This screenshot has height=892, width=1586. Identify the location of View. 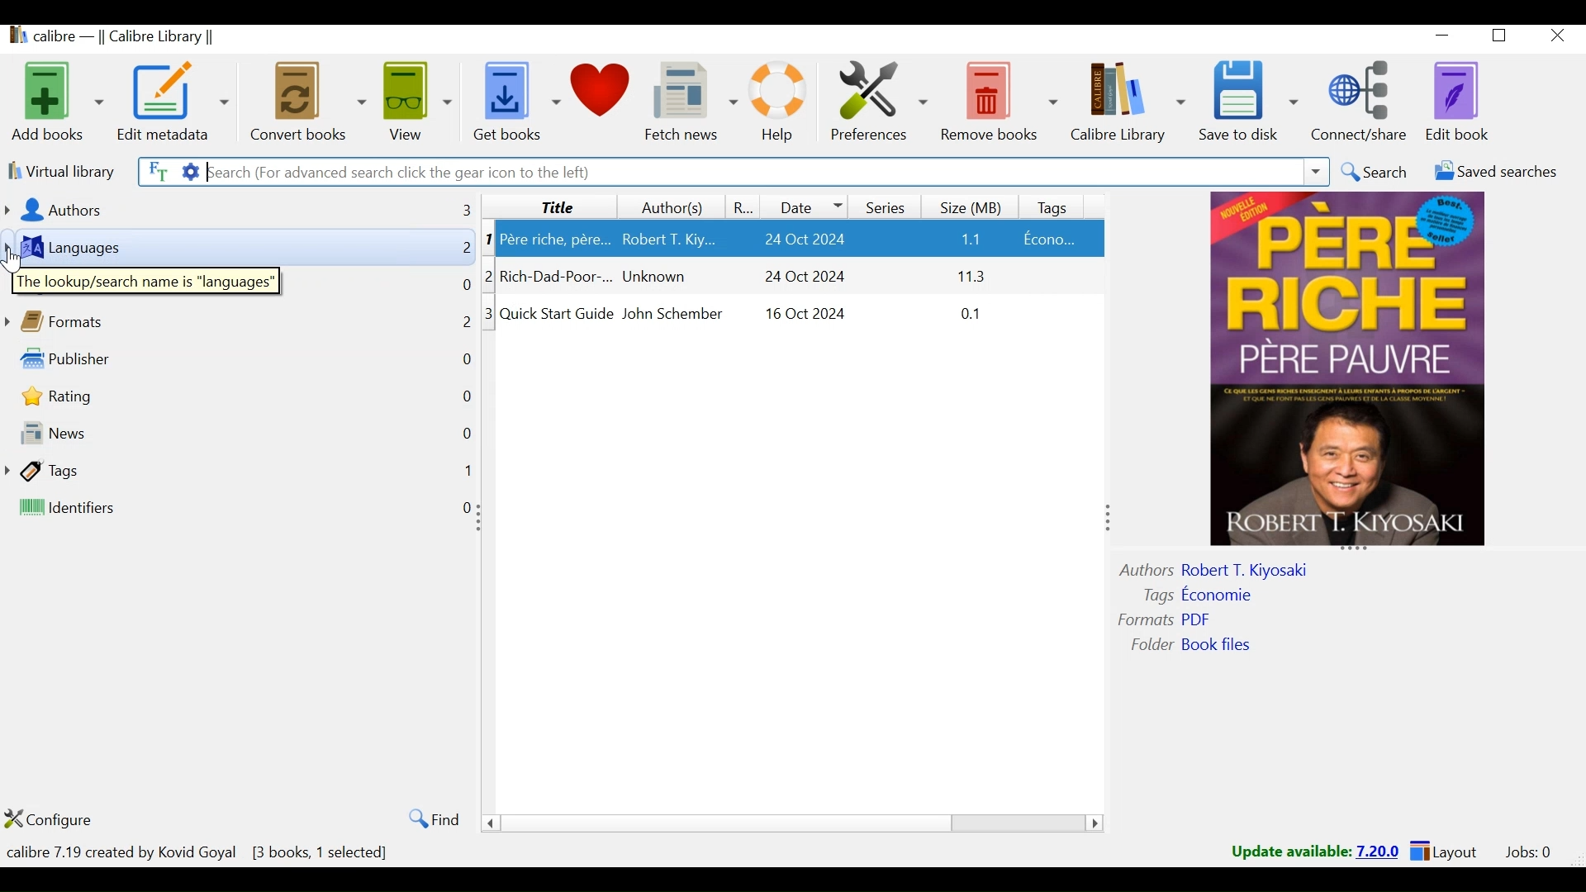
(418, 101).